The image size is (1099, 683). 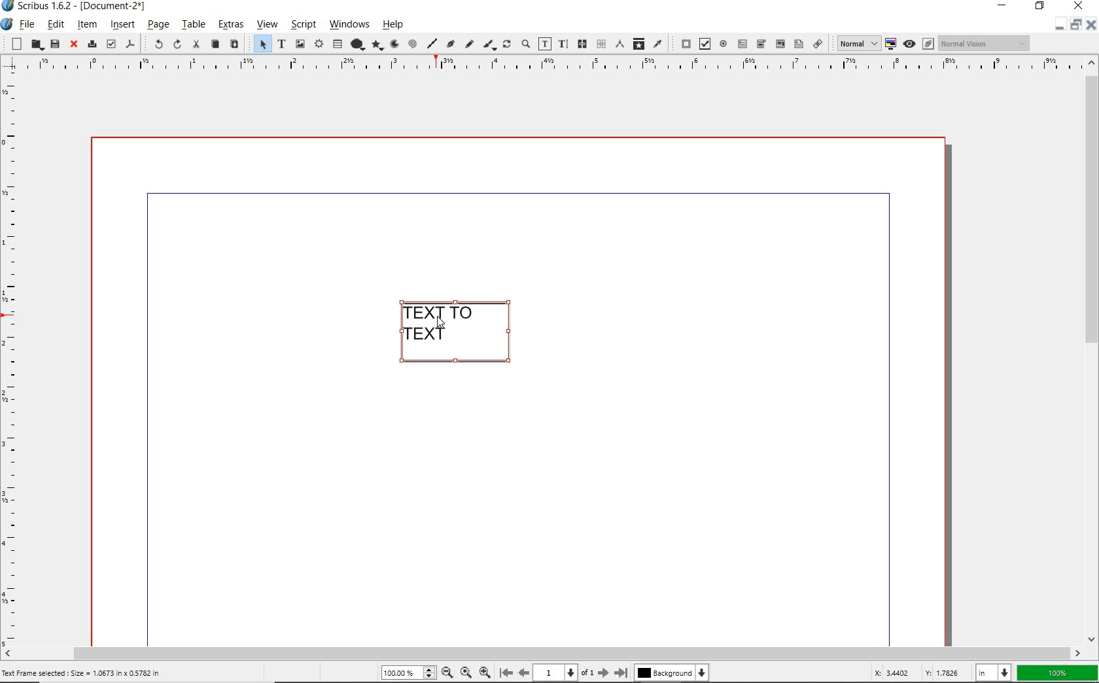 I want to click on edit text with story editor, so click(x=563, y=43).